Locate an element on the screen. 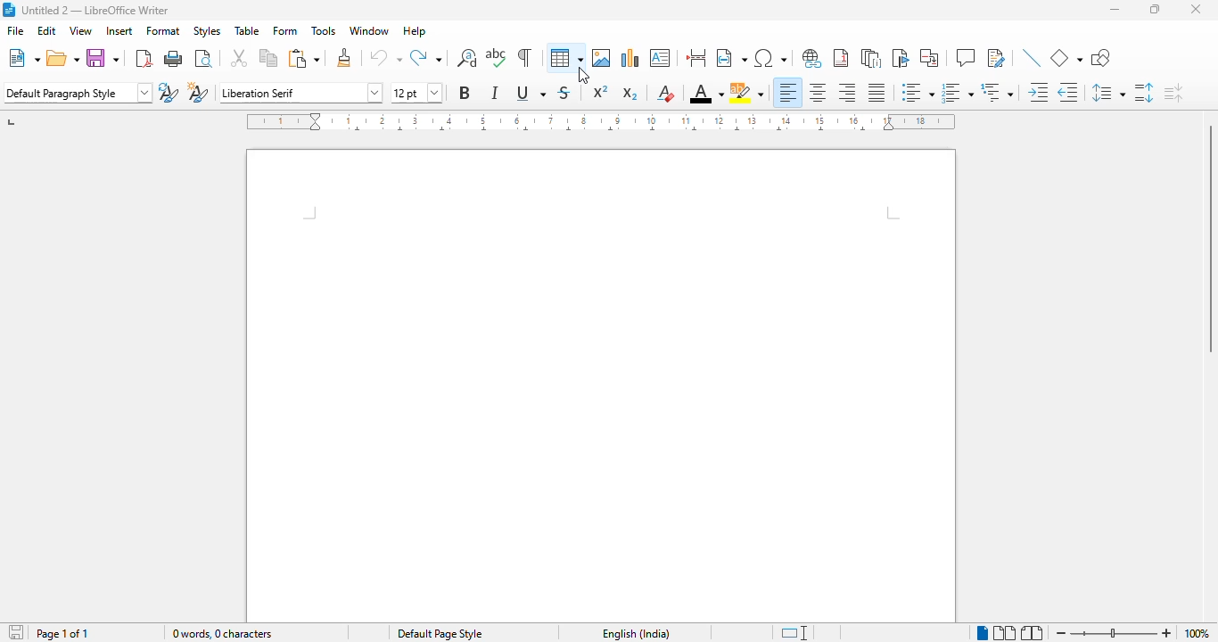 Image resolution: width=1218 pixels, height=642 pixels. font size is located at coordinates (416, 93).